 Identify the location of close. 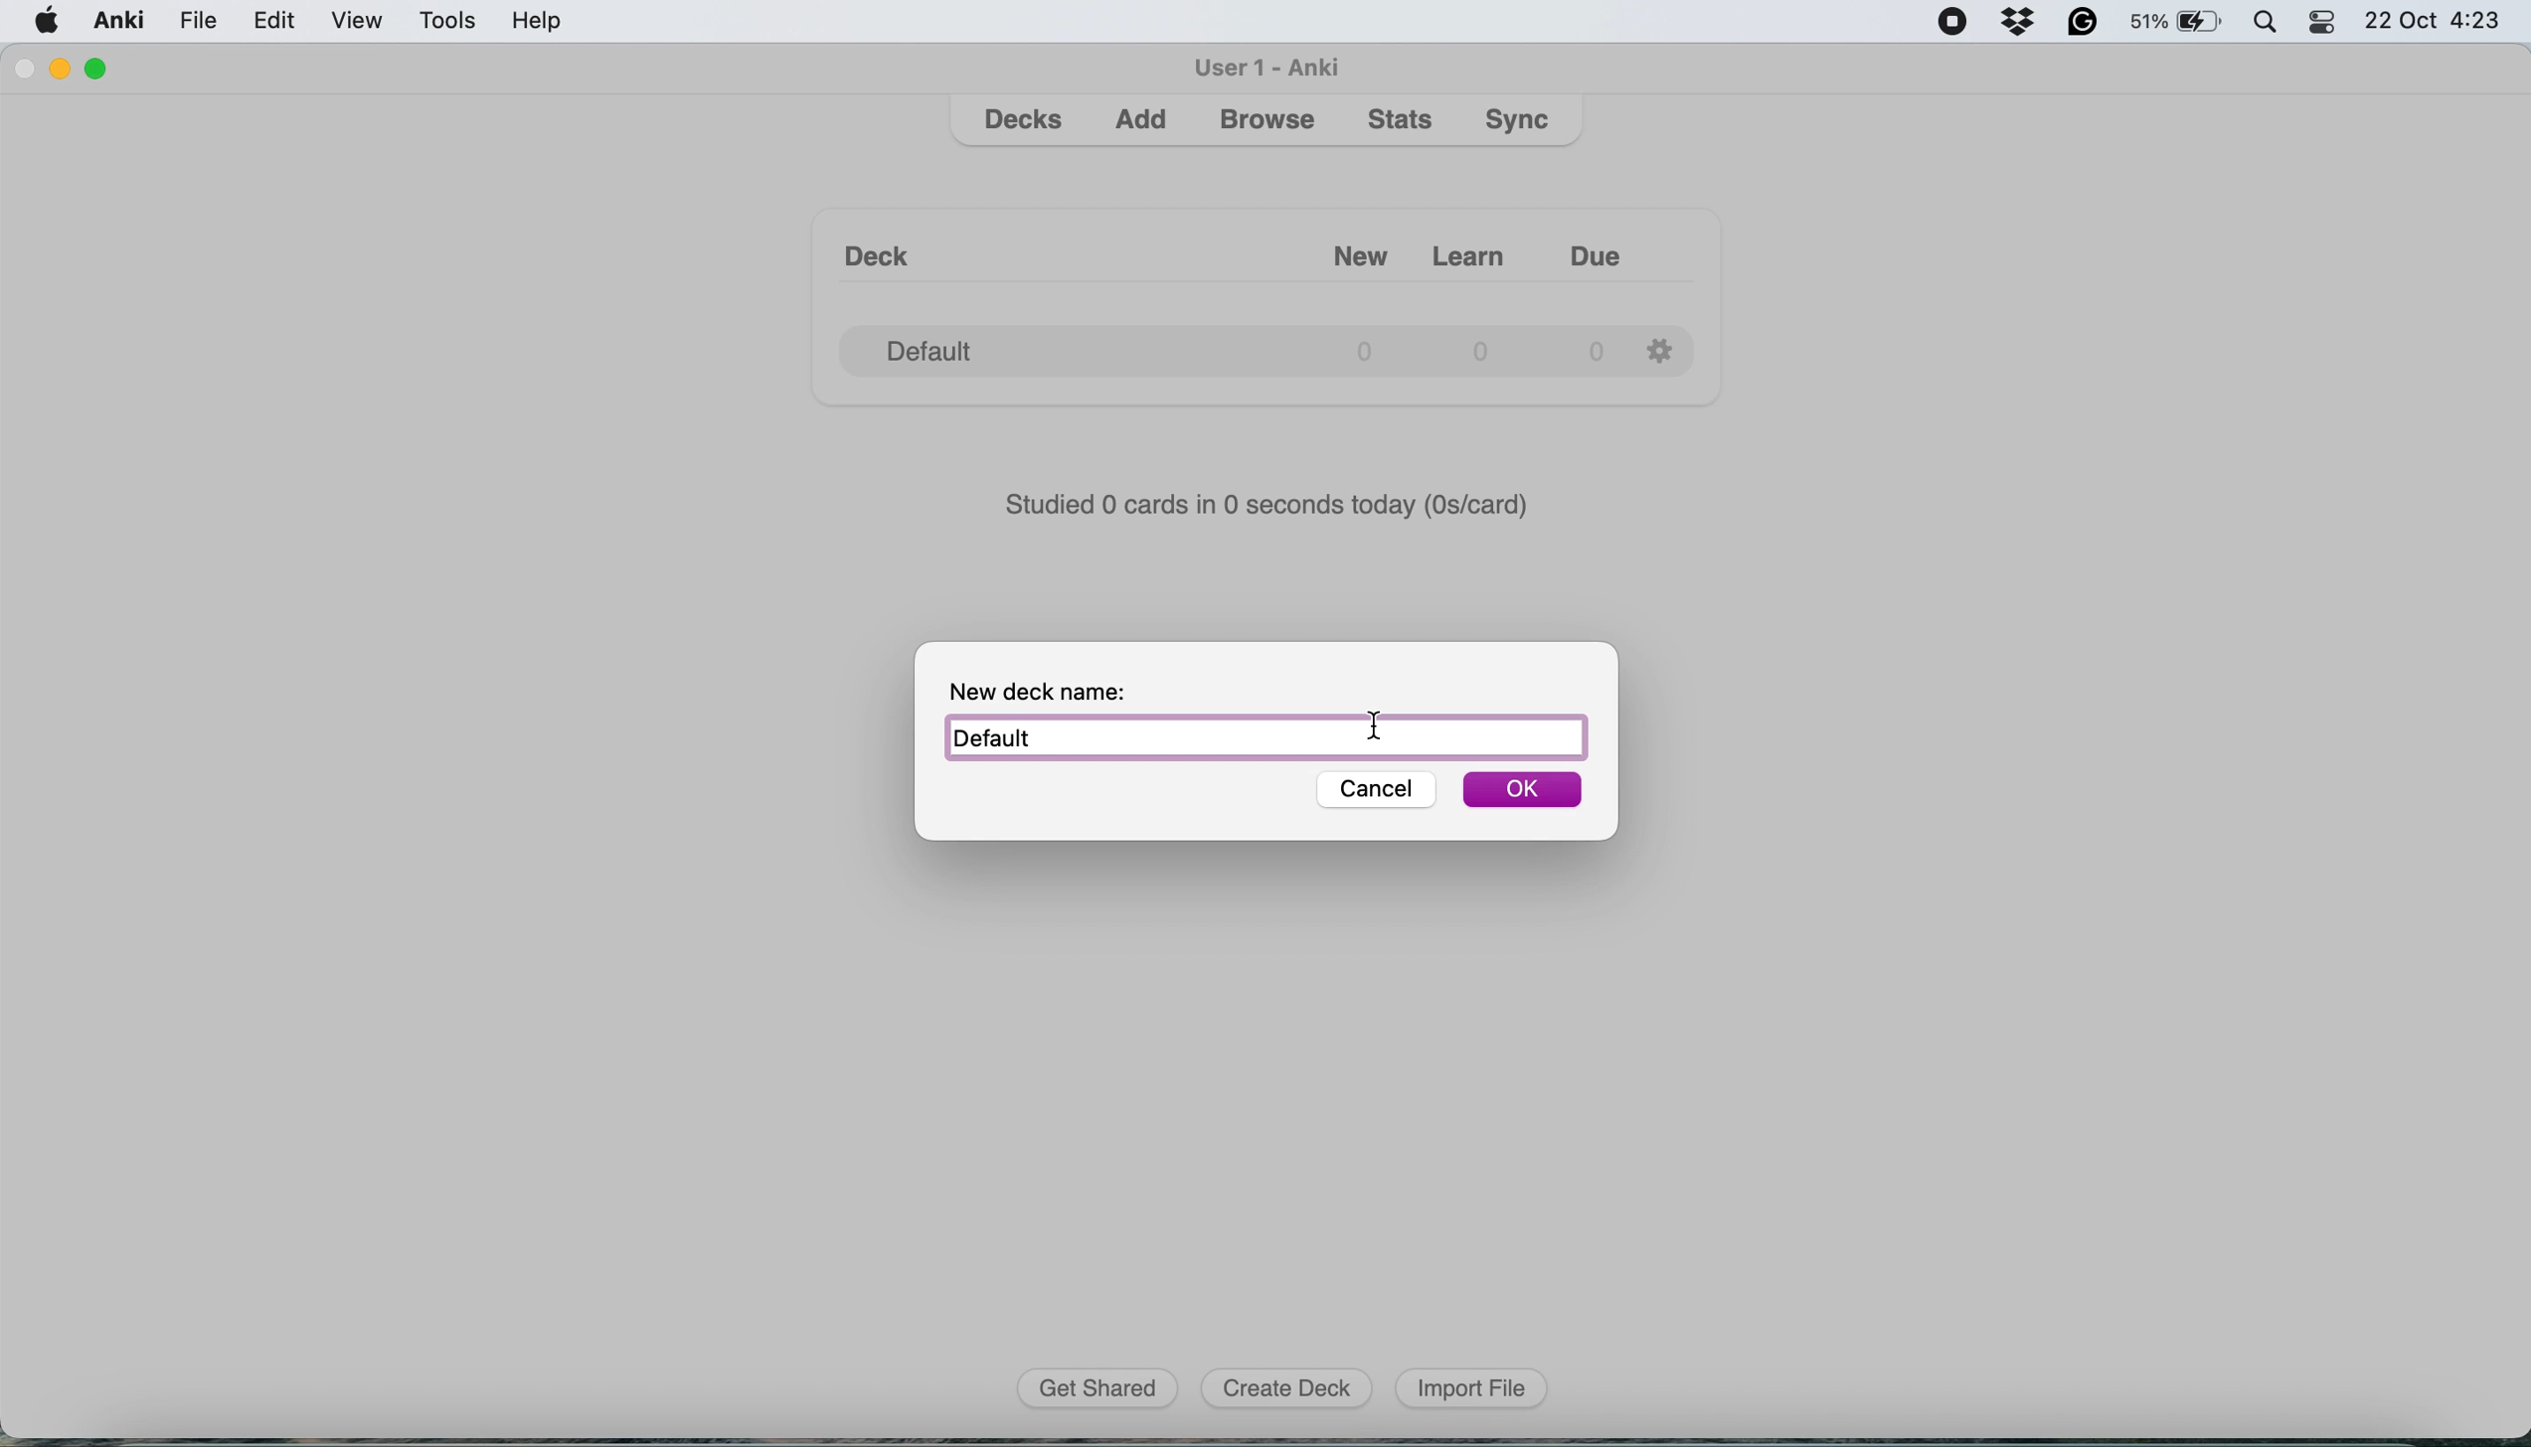
(27, 72).